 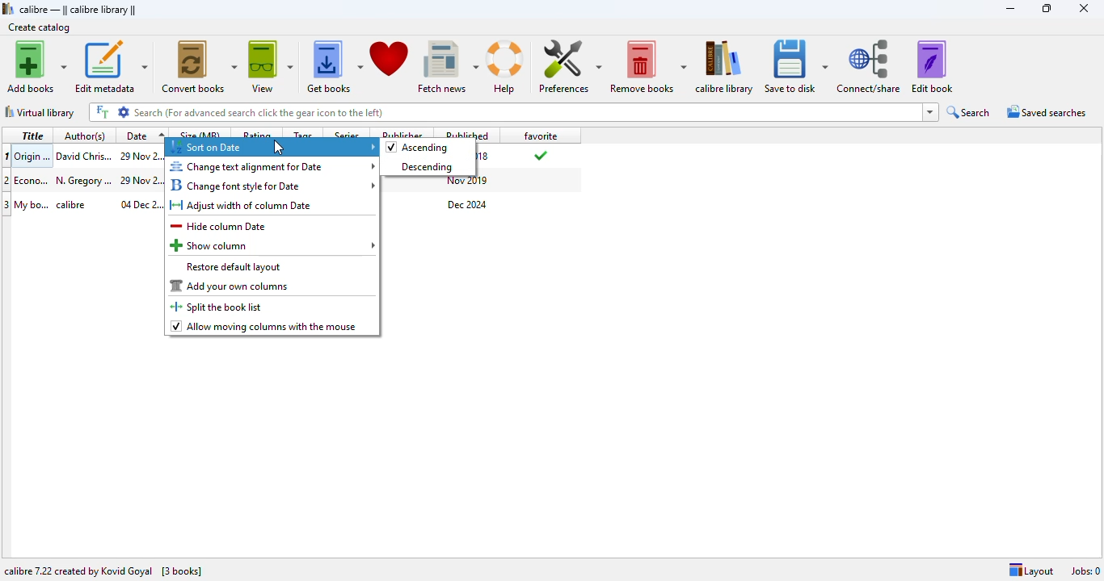 What do you see at coordinates (141, 156) in the screenshot?
I see `date` at bounding box center [141, 156].